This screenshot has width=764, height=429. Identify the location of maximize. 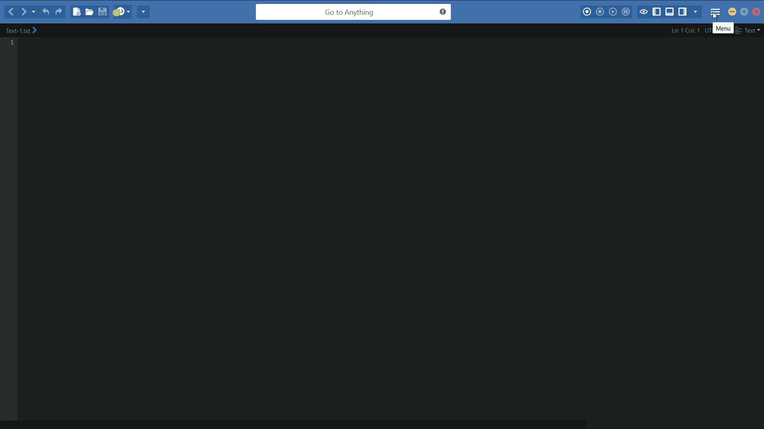
(745, 11).